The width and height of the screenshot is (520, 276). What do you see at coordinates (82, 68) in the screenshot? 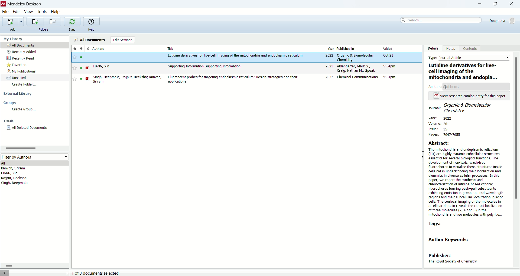
I see `read/unread` at bounding box center [82, 68].